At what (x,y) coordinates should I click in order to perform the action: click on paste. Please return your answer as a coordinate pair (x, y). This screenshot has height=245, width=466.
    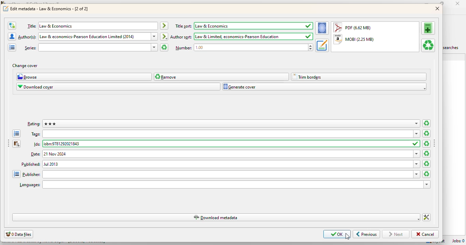
    Looking at the image, I should click on (17, 144).